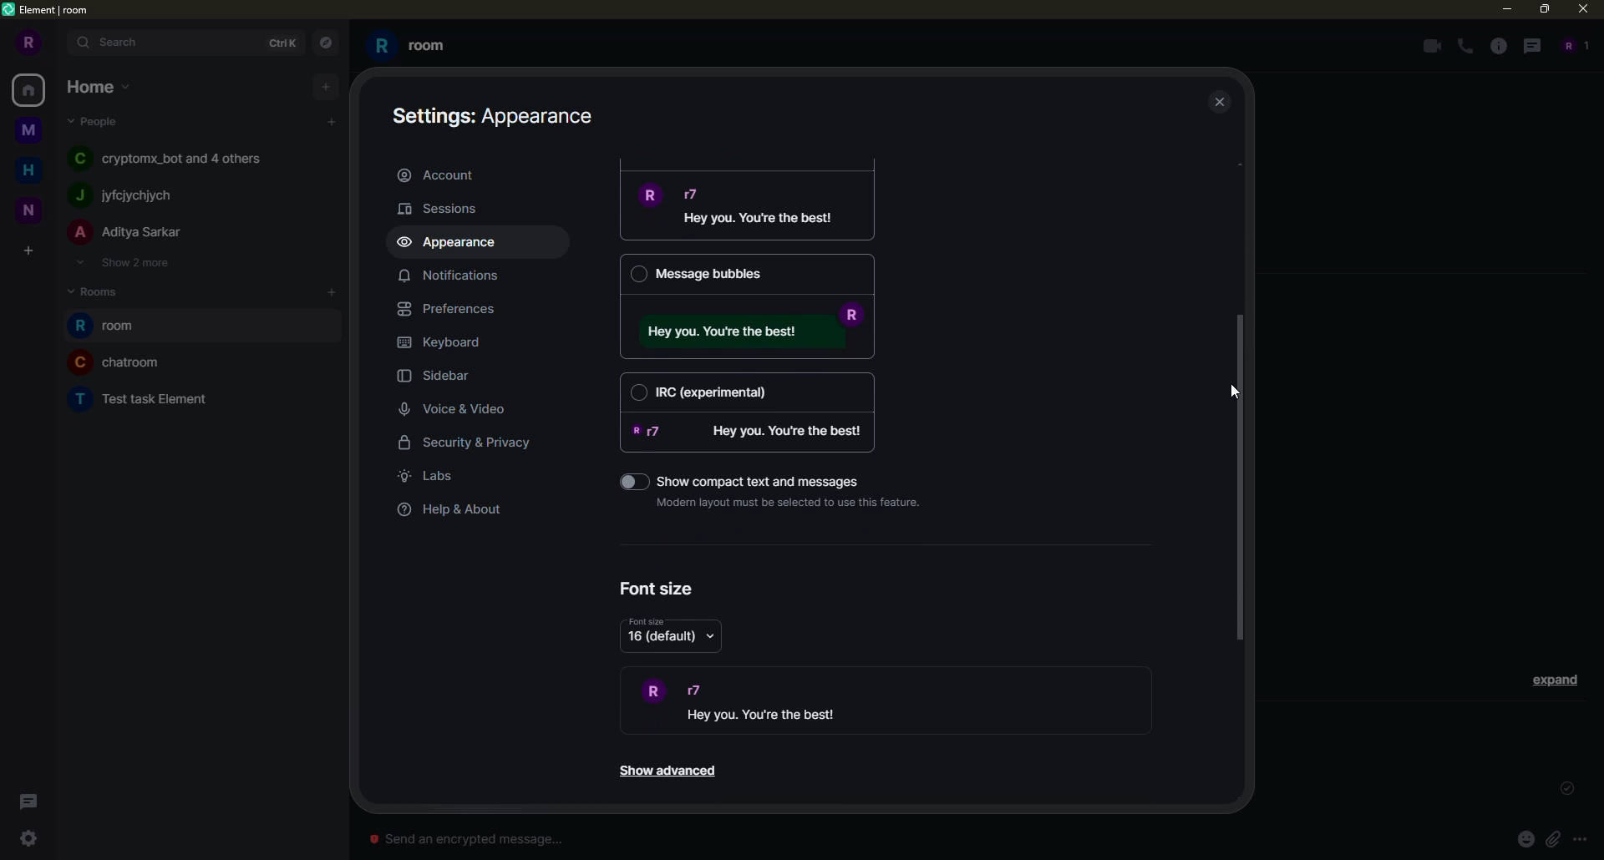  Describe the element at coordinates (111, 326) in the screenshot. I see `room` at that location.